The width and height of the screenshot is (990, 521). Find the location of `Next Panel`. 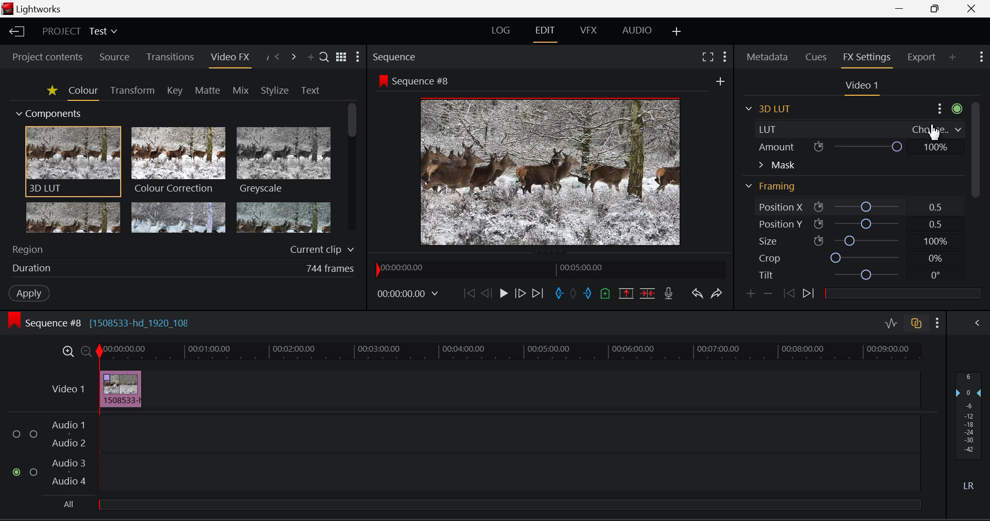

Next Panel is located at coordinates (294, 56).